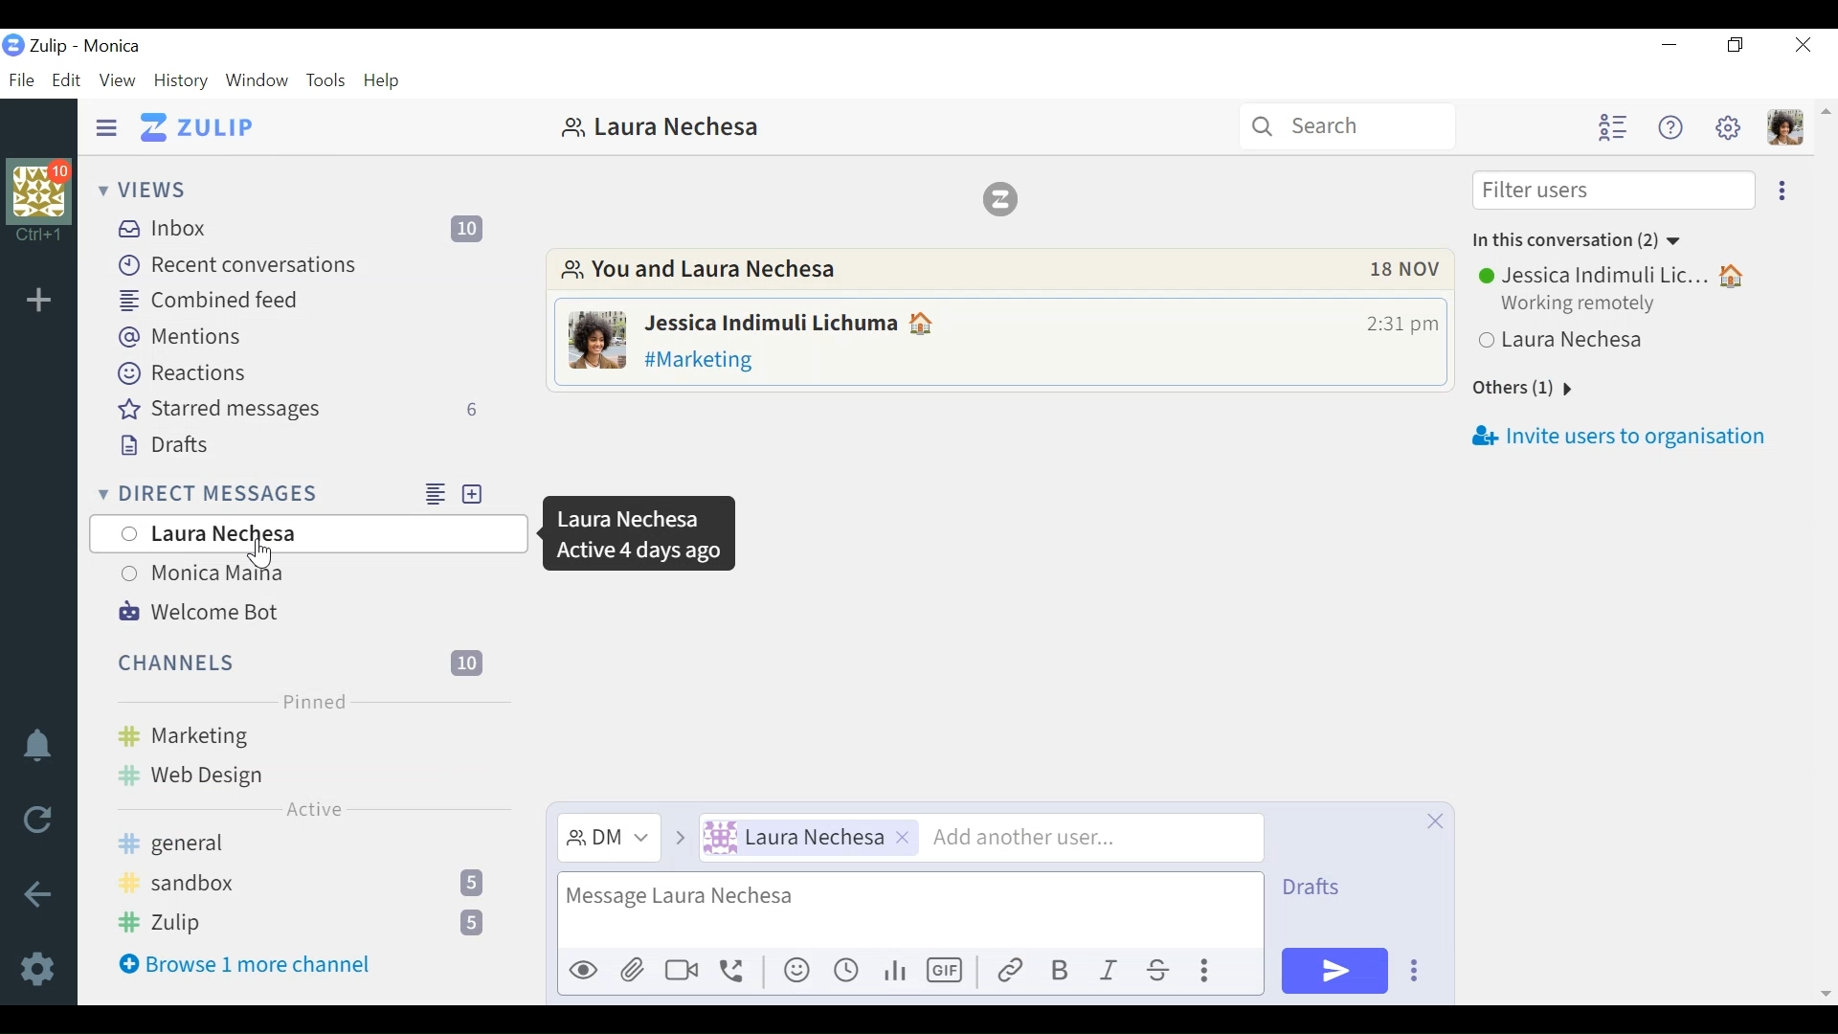 Image resolution: width=1838 pixels, height=1034 pixels. I want to click on Add video call, so click(680, 972).